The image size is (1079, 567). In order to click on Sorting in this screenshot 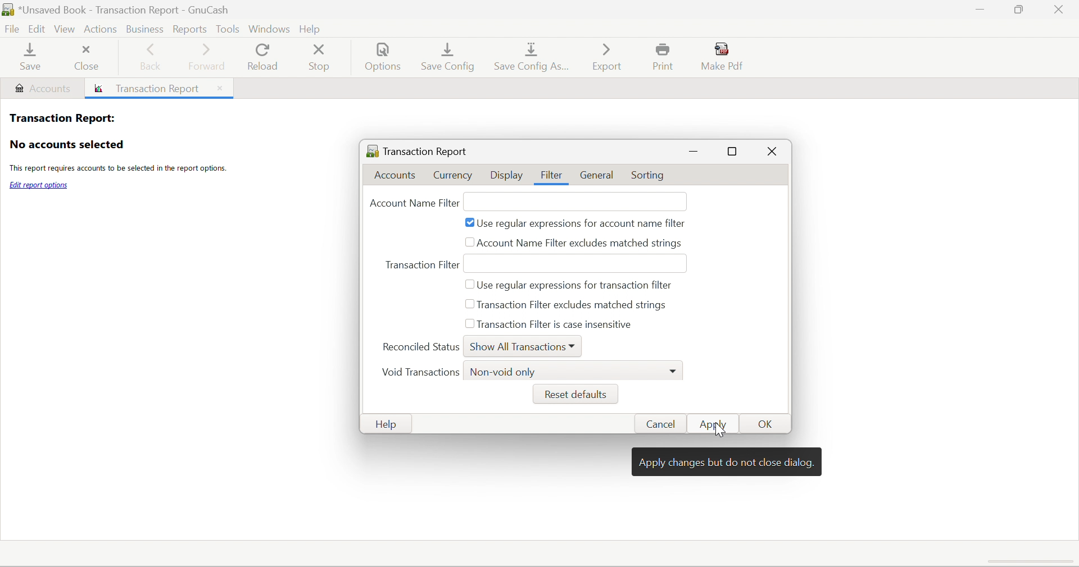, I will do `click(650, 176)`.